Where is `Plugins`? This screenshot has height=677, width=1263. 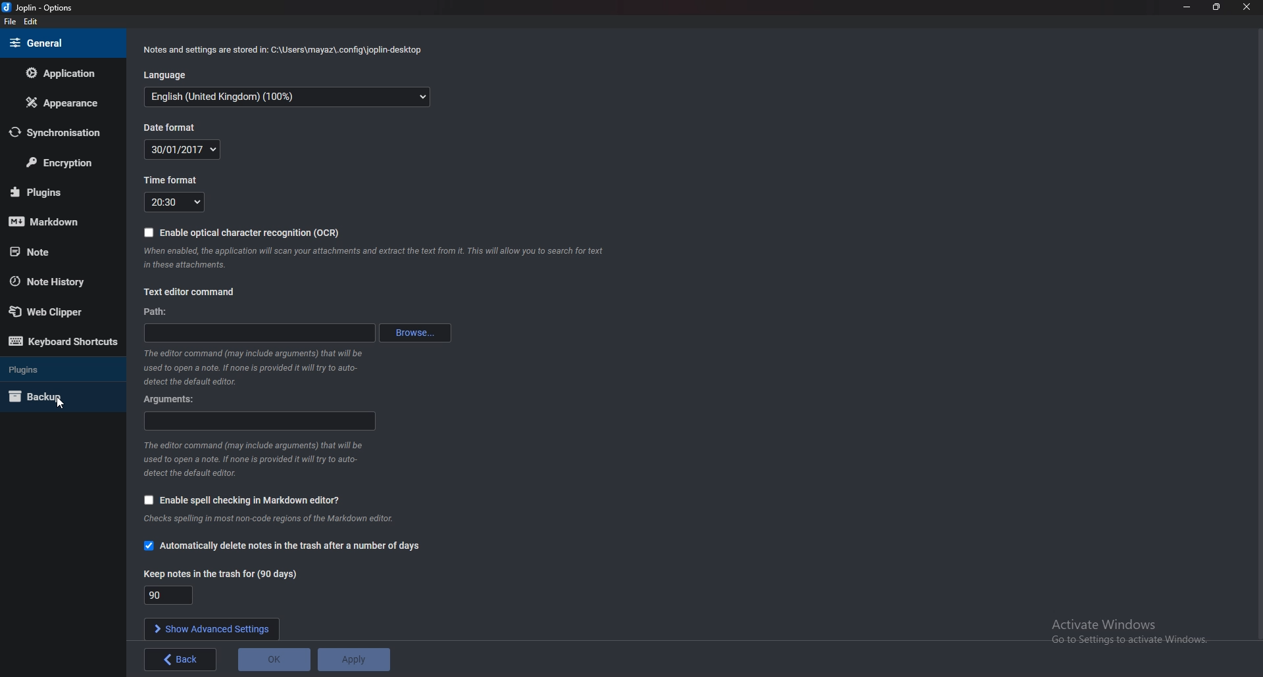 Plugins is located at coordinates (51, 369).